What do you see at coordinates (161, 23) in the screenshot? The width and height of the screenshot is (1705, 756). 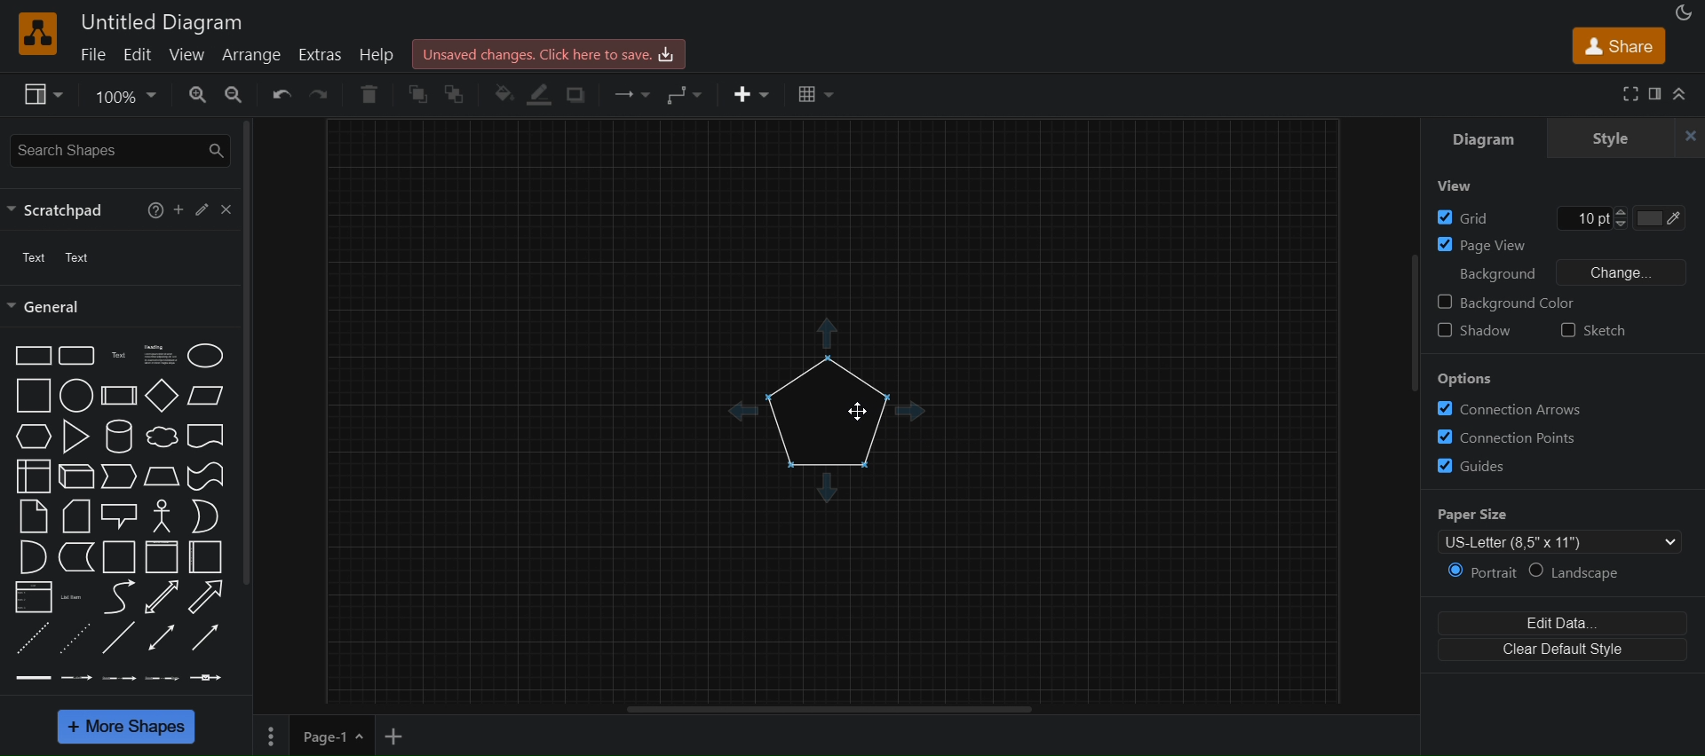 I see `Untitled diagram - project title` at bounding box center [161, 23].